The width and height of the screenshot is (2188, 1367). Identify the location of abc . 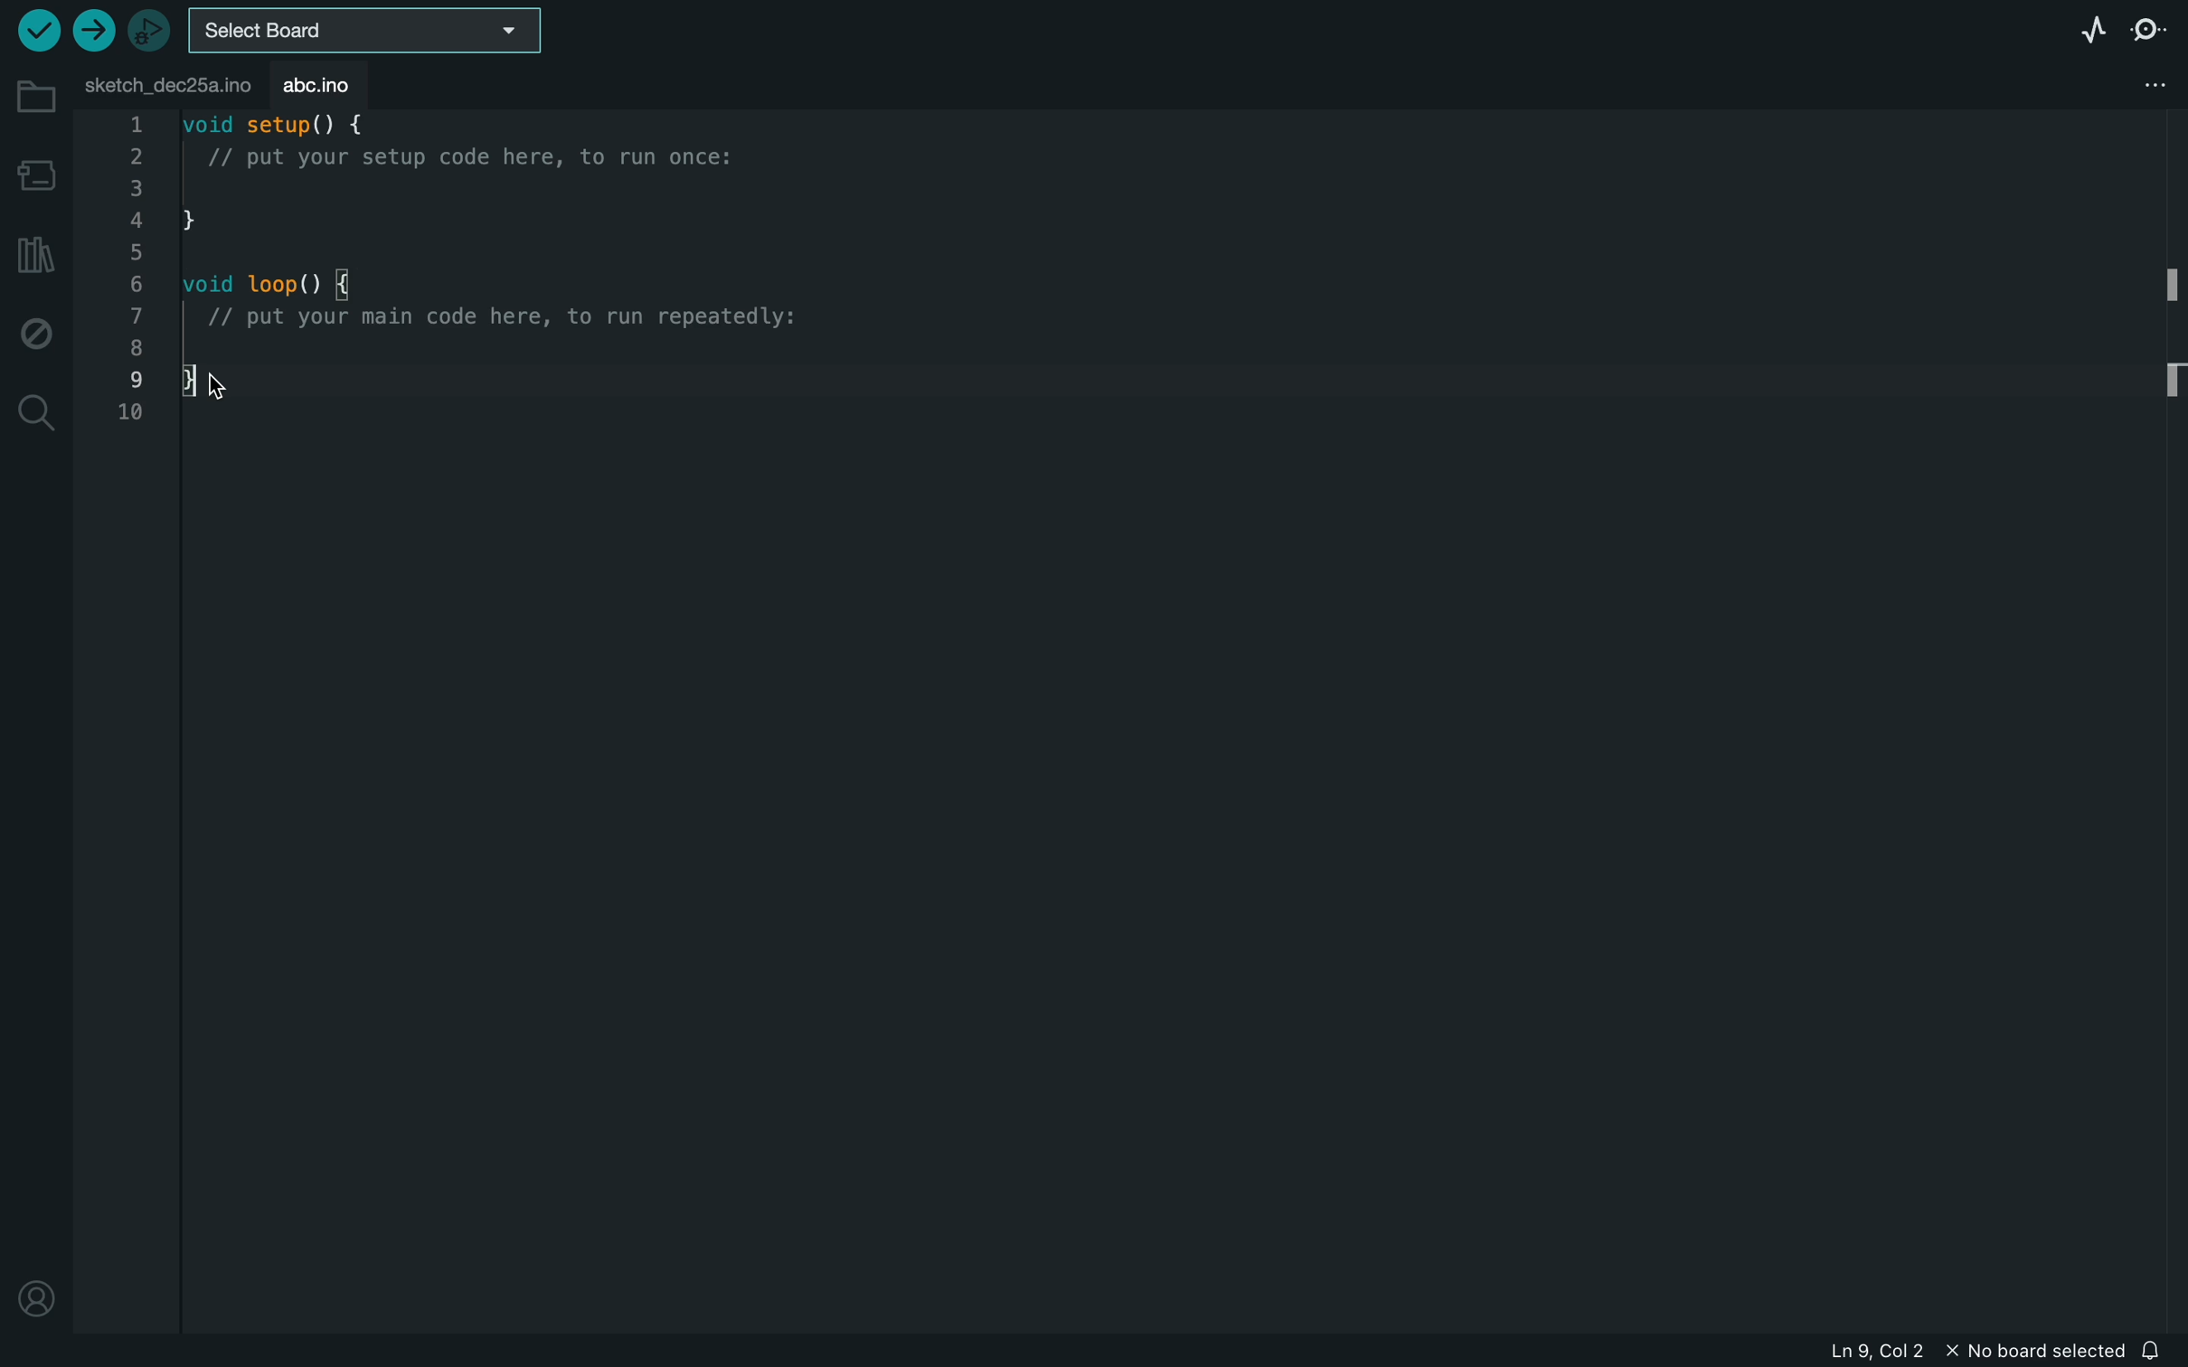
(316, 81).